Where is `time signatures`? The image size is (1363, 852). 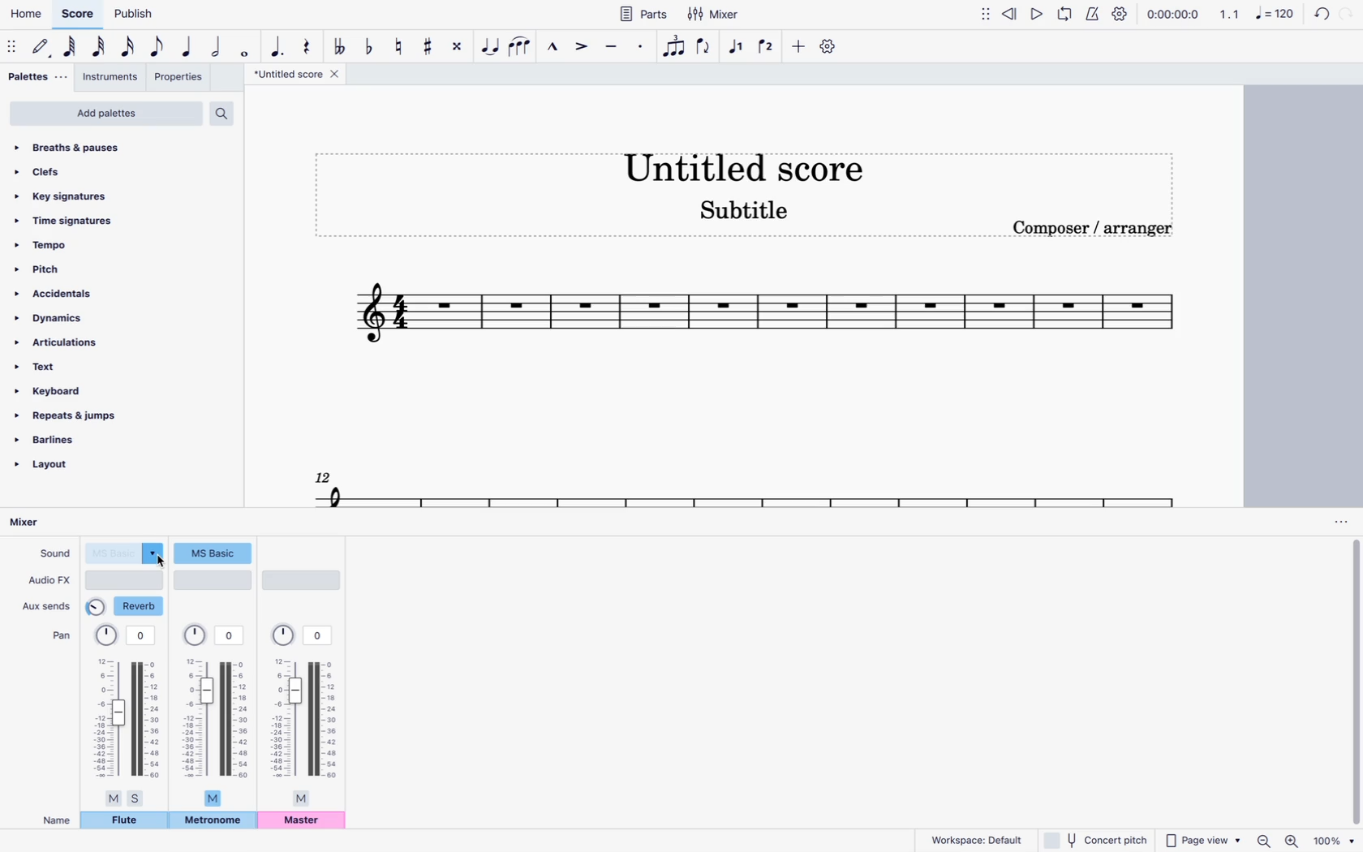 time signatures is located at coordinates (80, 222).